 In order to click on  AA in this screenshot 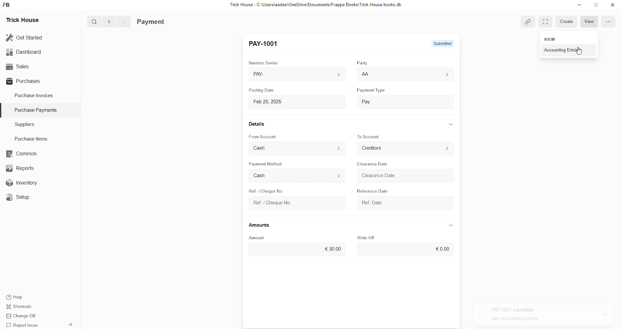, I will do `click(365, 75)`.